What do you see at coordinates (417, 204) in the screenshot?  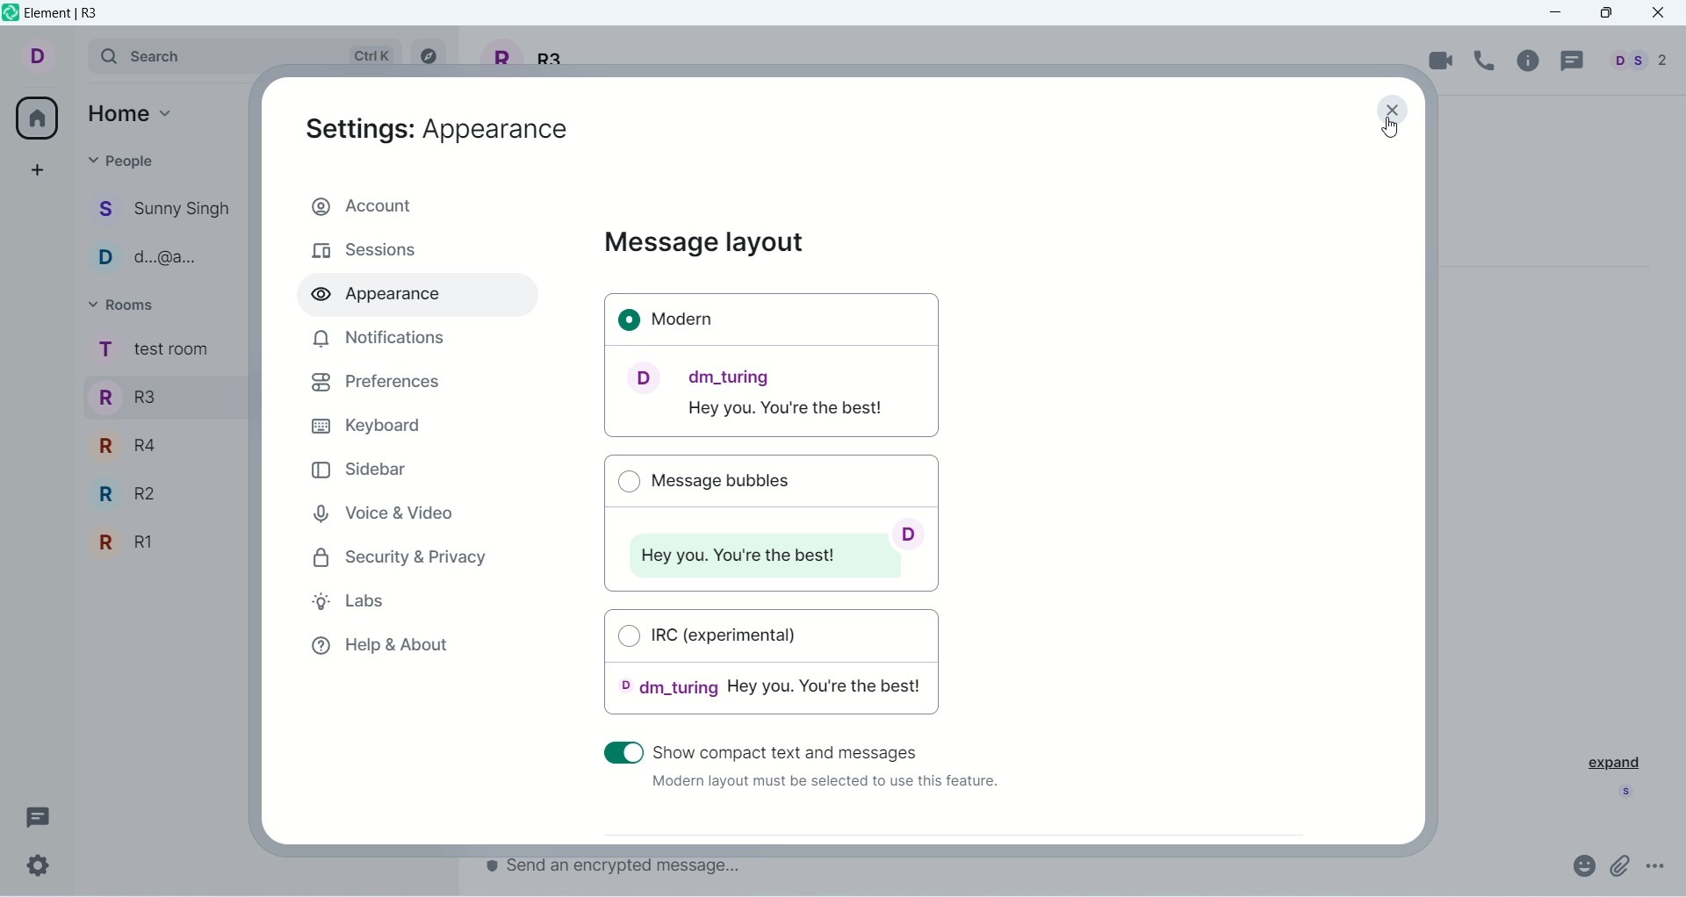 I see `account` at bounding box center [417, 204].